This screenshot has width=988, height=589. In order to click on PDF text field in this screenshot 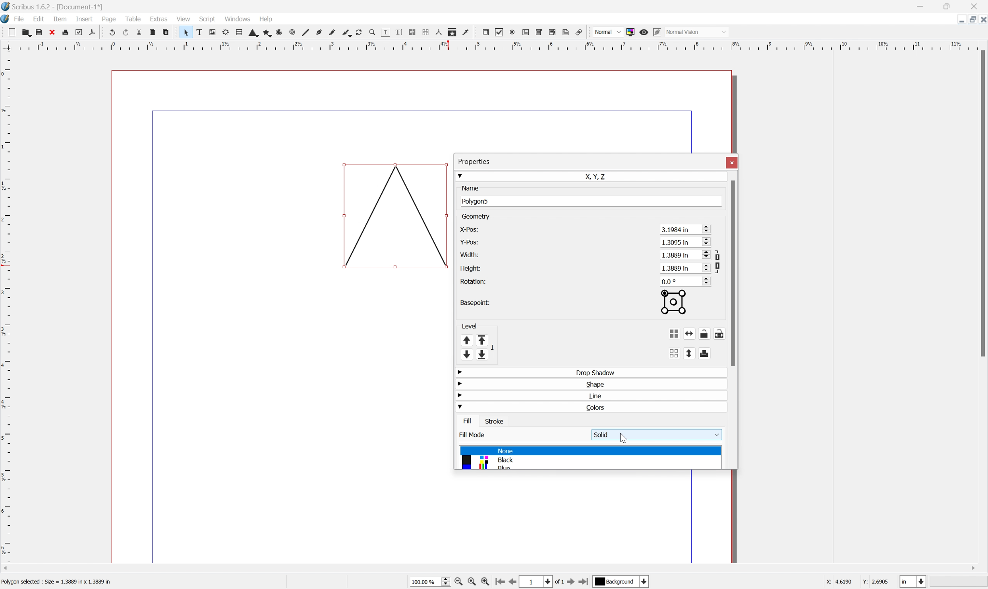, I will do `click(524, 32)`.